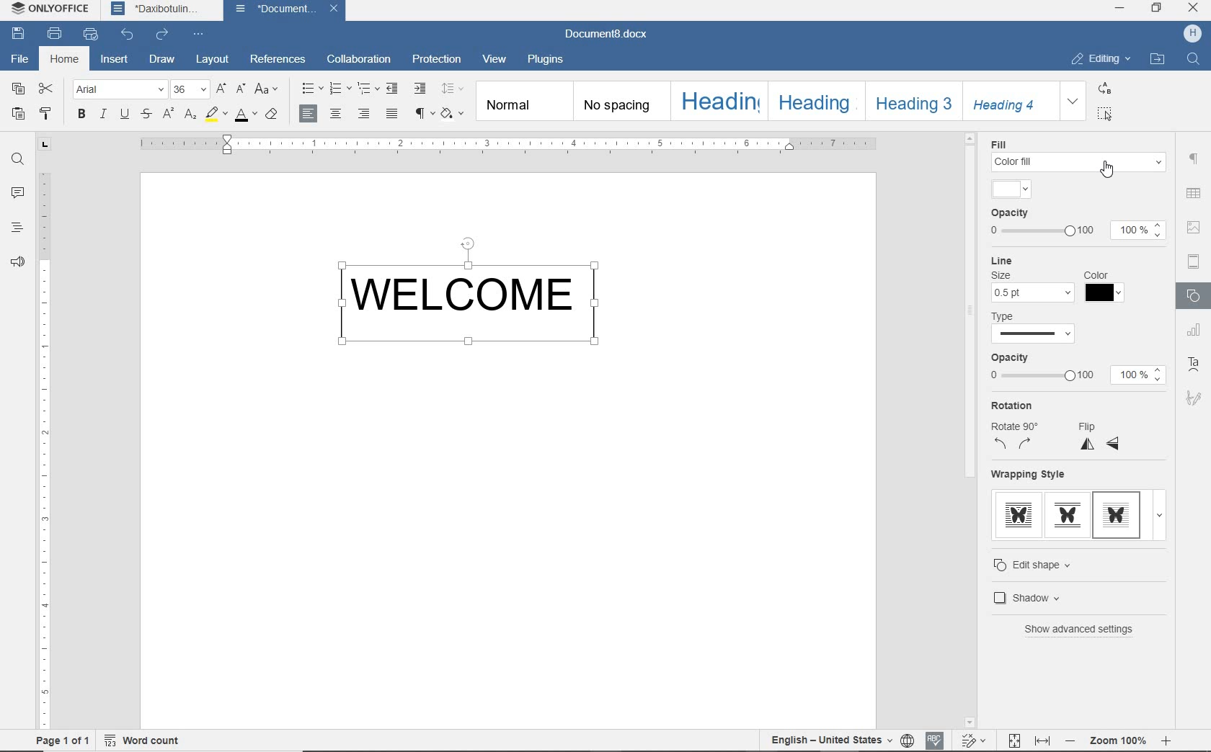 The width and height of the screenshot is (1211, 752). What do you see at coordinates (1007, 100) in the screenshot?
I see `HEADING 4` at bounding box center [1007, 100].